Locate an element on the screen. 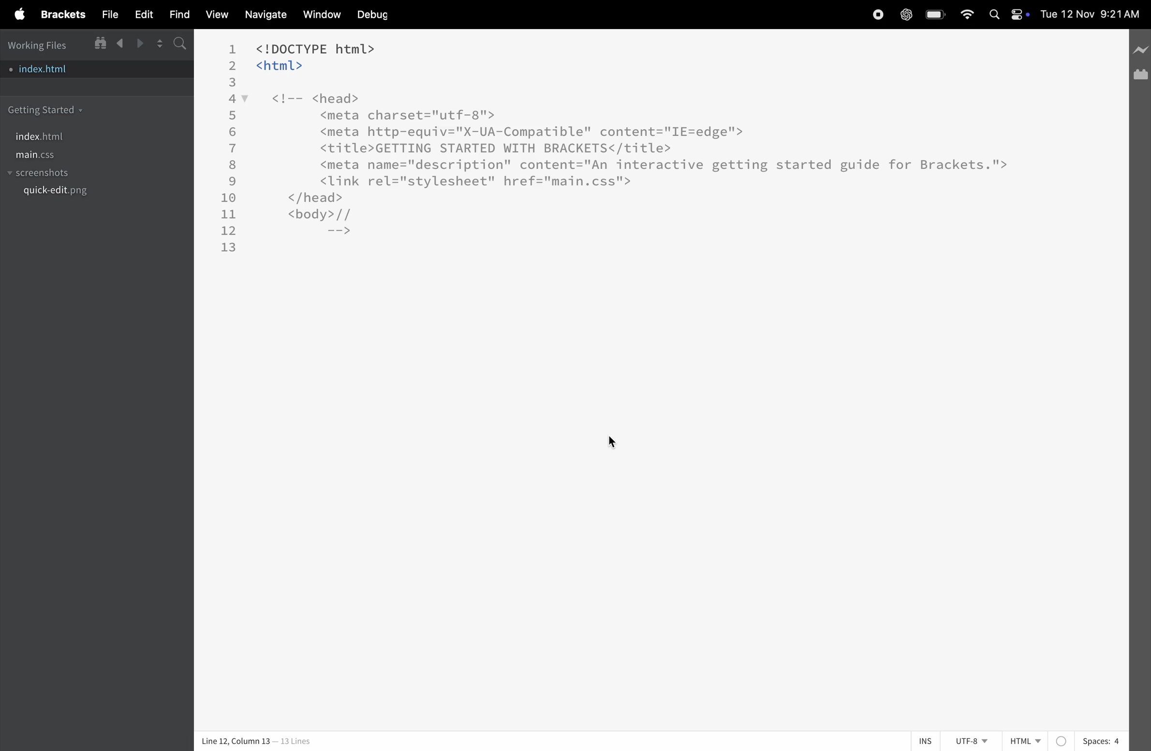 This screenshot has width=1151, height=751. line number is located at coordinates (227, 150).